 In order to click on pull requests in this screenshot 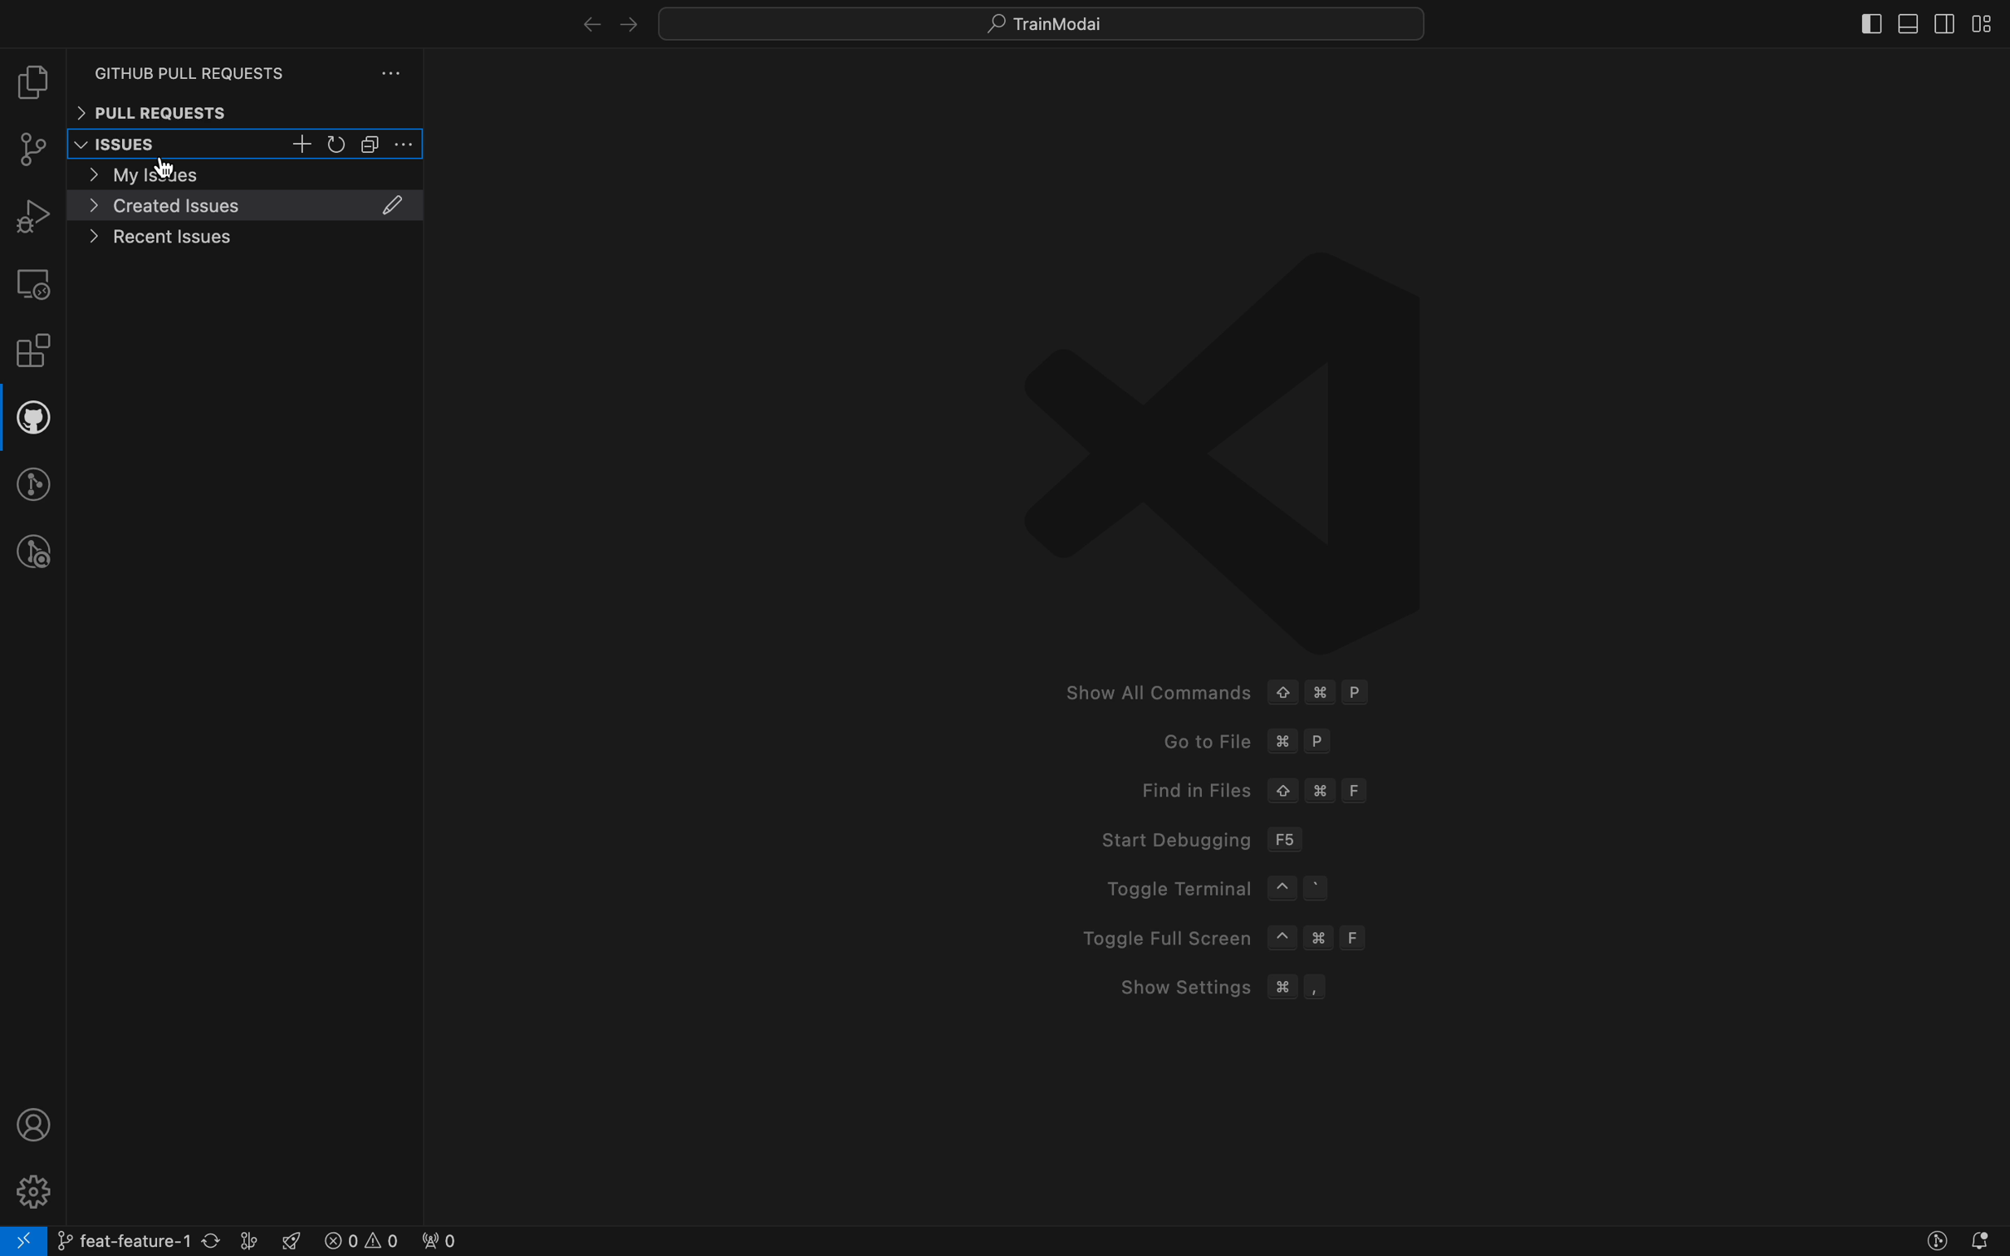, I will do `click(244, 112)`.